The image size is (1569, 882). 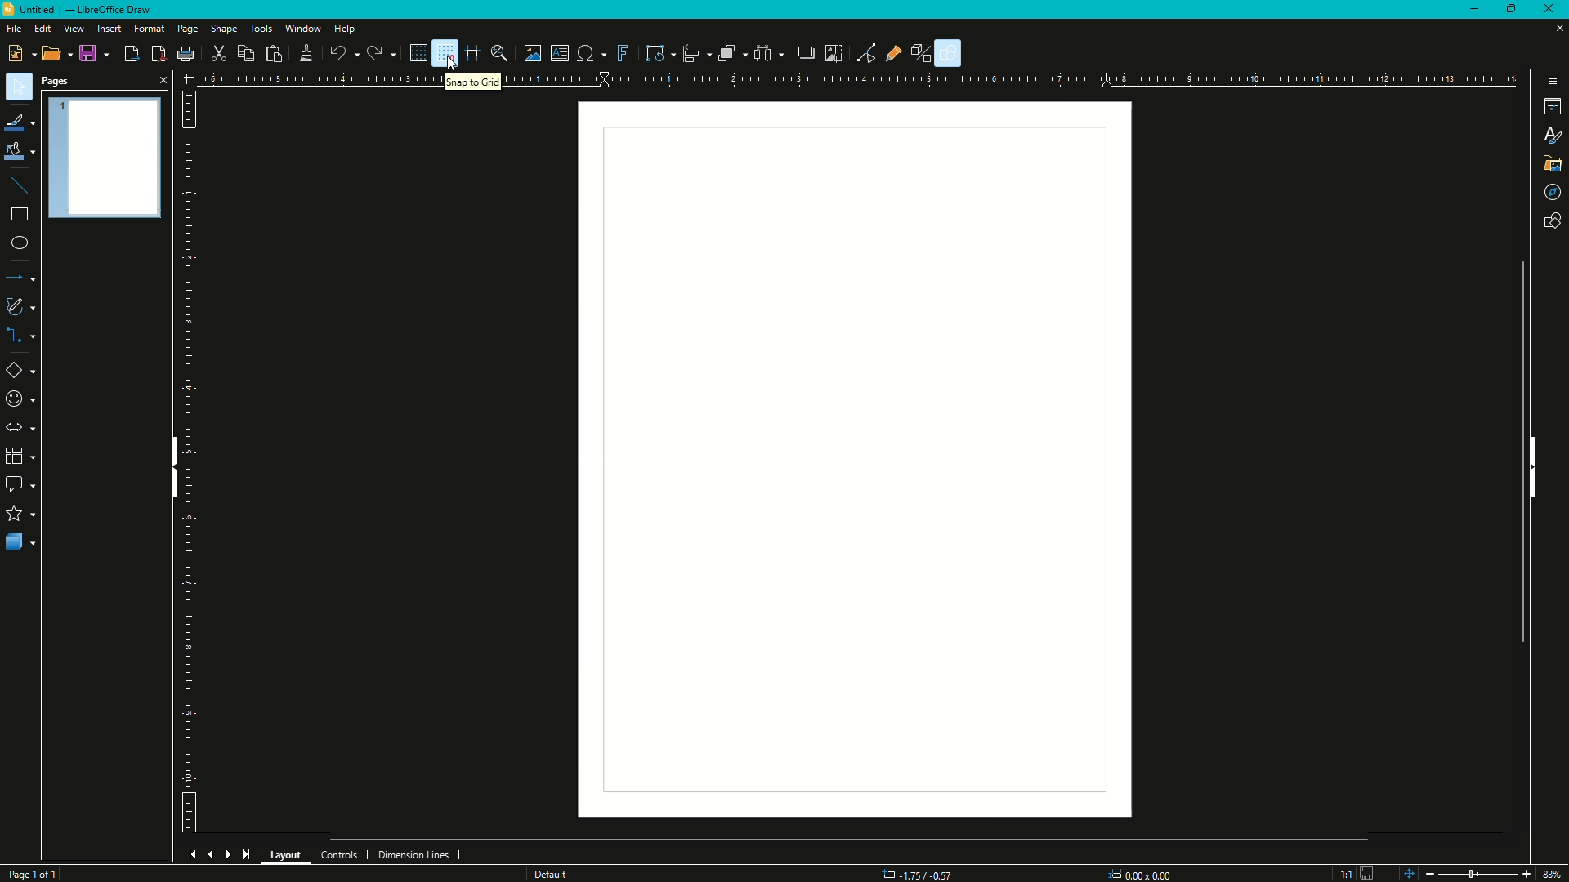 What do you see at coordinates (277, 52) in the screenshot?
I see `Paste` at bounding box center [277, 52].